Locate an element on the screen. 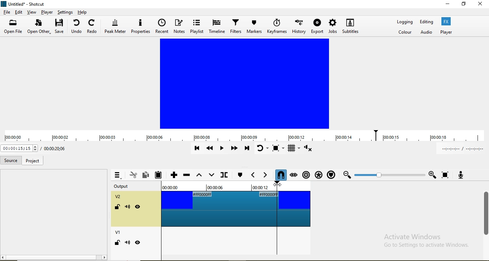  hide is located at coordinates (138, 242).